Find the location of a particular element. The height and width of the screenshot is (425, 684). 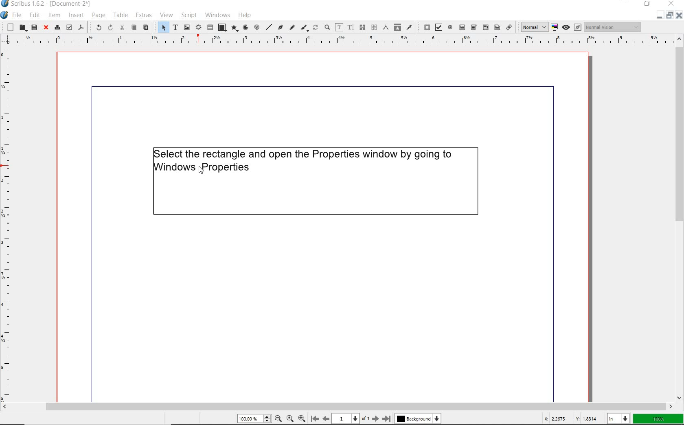

calligraphic line is located at coordinates (305, 28).